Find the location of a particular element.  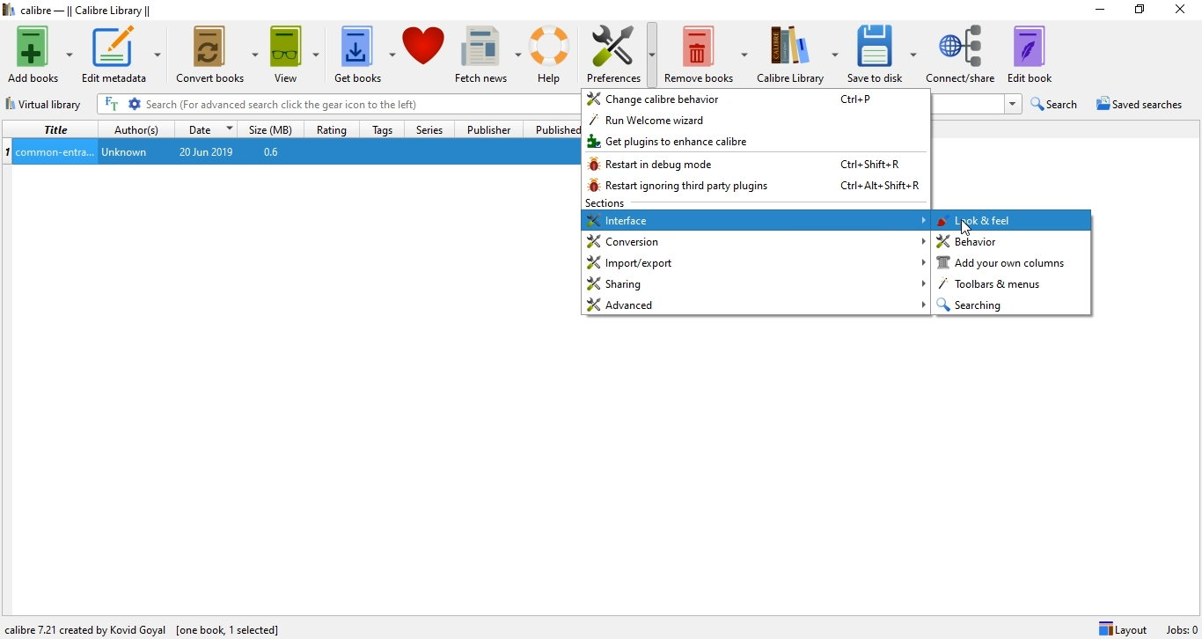

get plugins to enhance calibre is located at coordinates (755, 143).